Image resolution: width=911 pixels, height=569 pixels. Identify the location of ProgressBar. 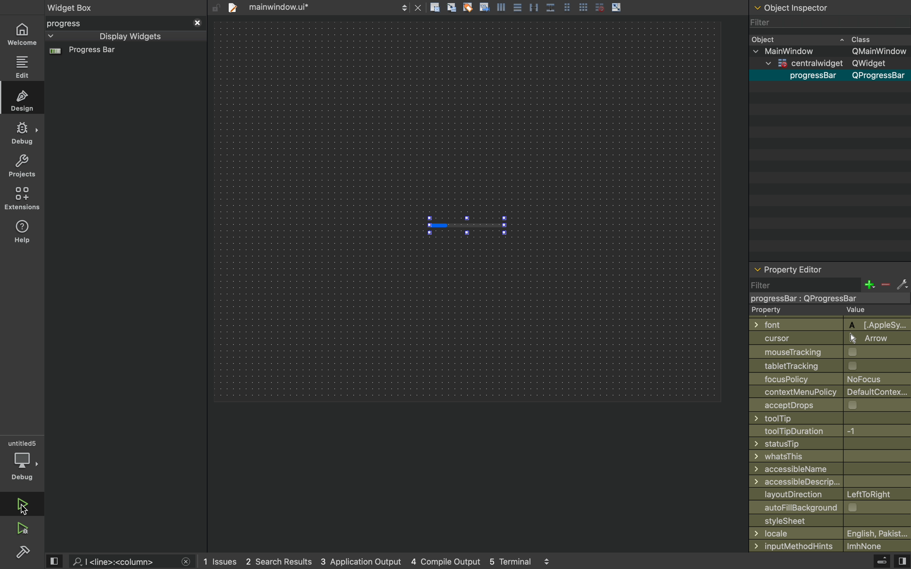
(810, 76).